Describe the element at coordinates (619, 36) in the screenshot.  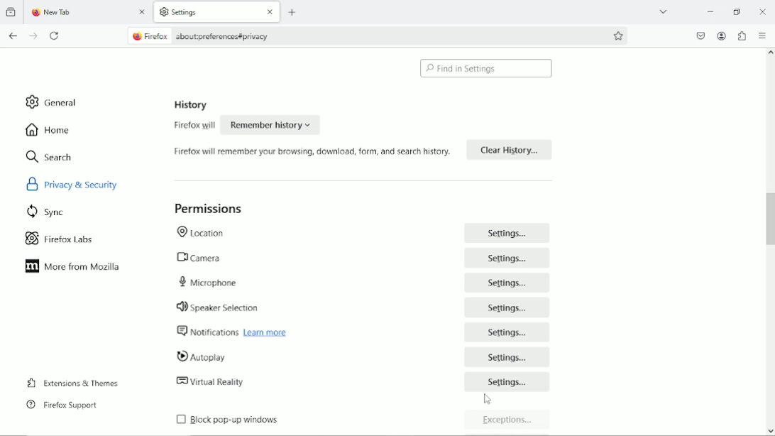
I see `bookmark this page` at that location.